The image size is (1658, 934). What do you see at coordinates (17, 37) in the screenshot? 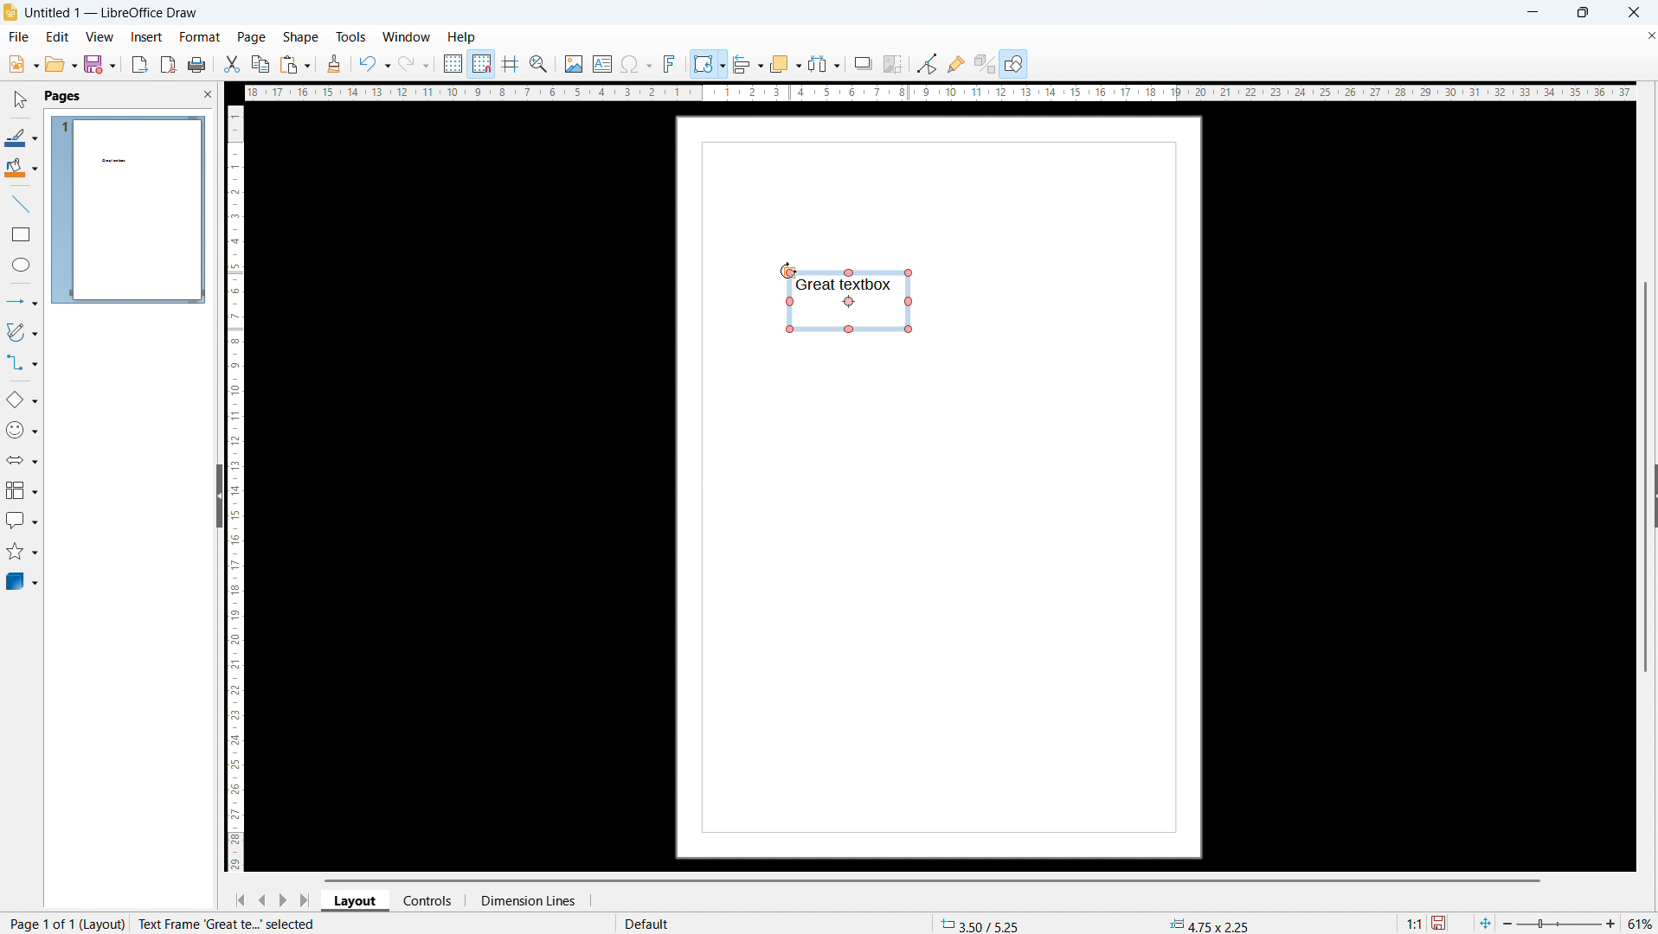
I see `file` at bounding box center [17, 37].